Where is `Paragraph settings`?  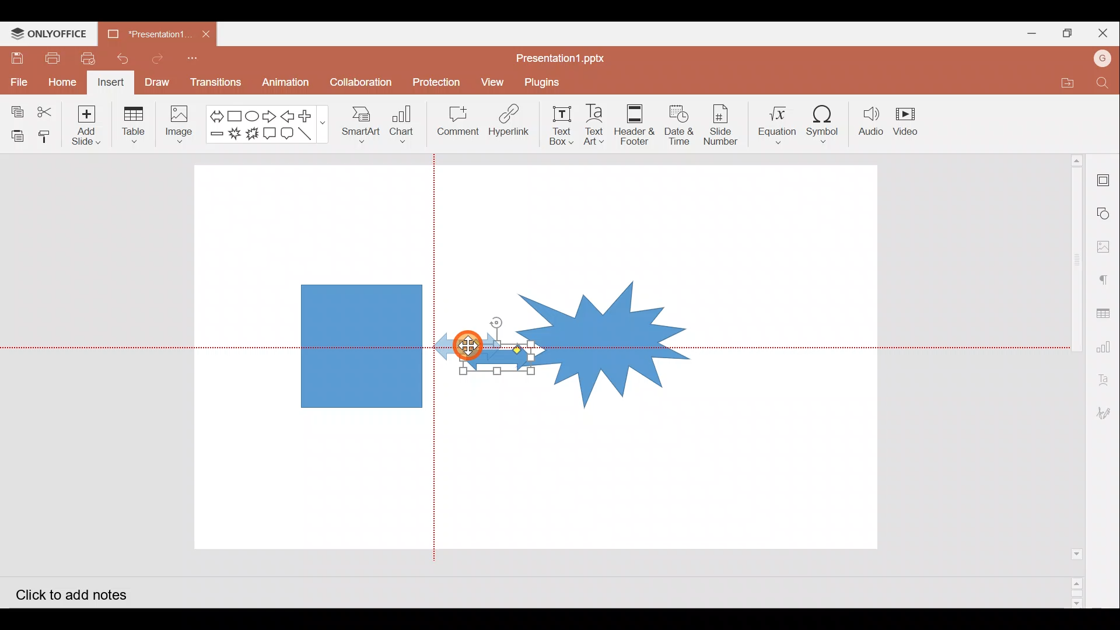
Paragraph settings is located at coordinates (1105, 282).